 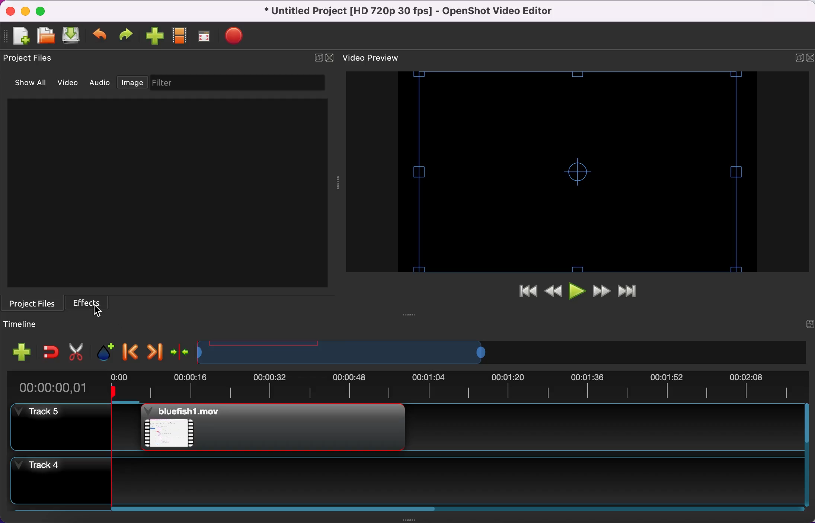 I want to click on Cursor, so click(x=100, y=313).